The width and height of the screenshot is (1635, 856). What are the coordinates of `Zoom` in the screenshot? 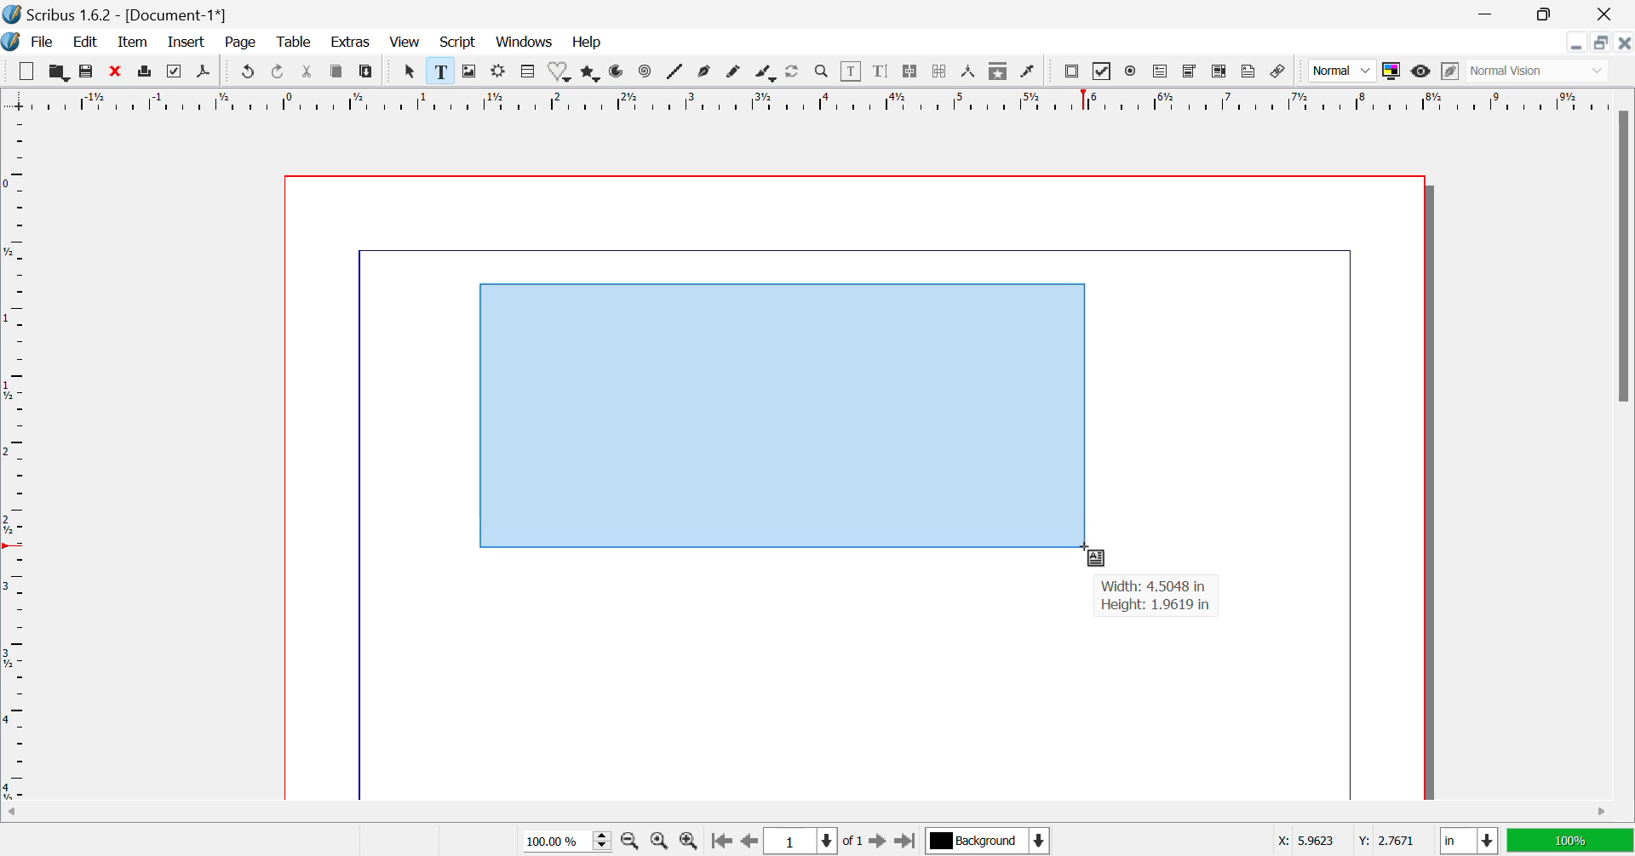 It's located at (824, 74).